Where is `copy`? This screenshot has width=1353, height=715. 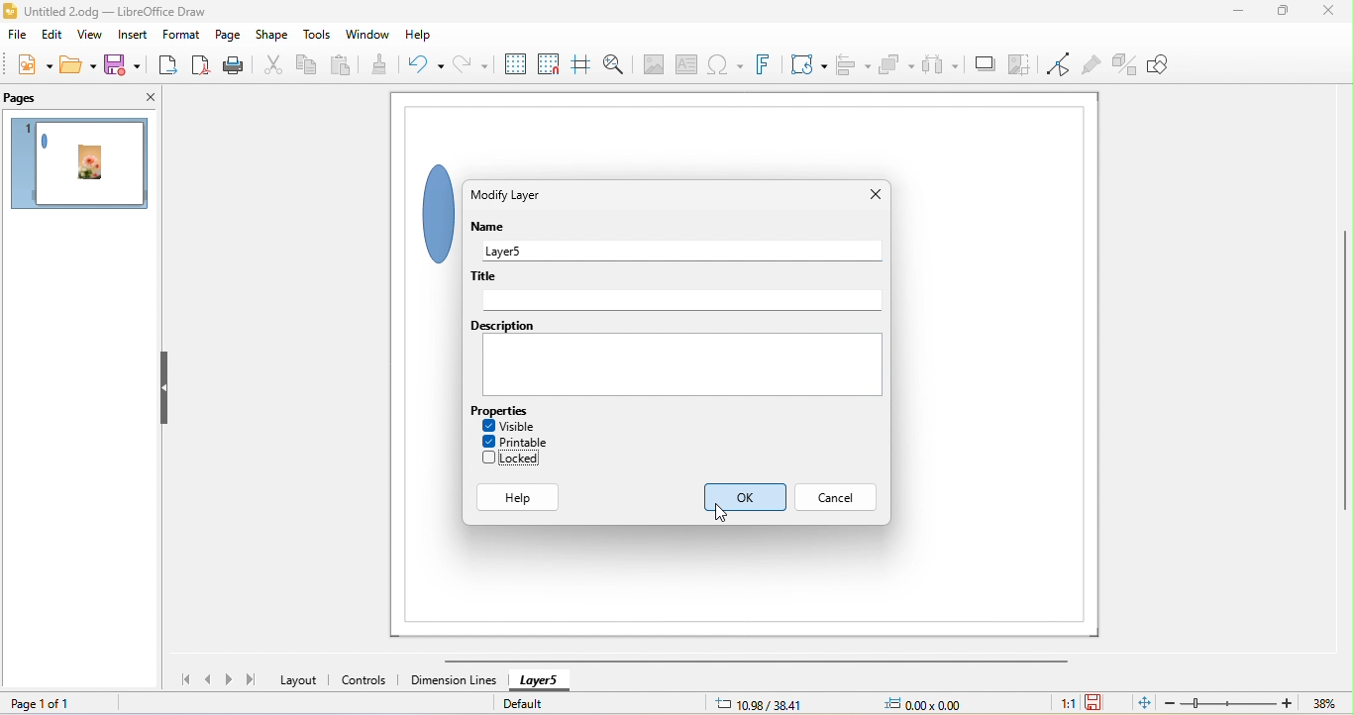
copy is located at coordinates (308, 66).